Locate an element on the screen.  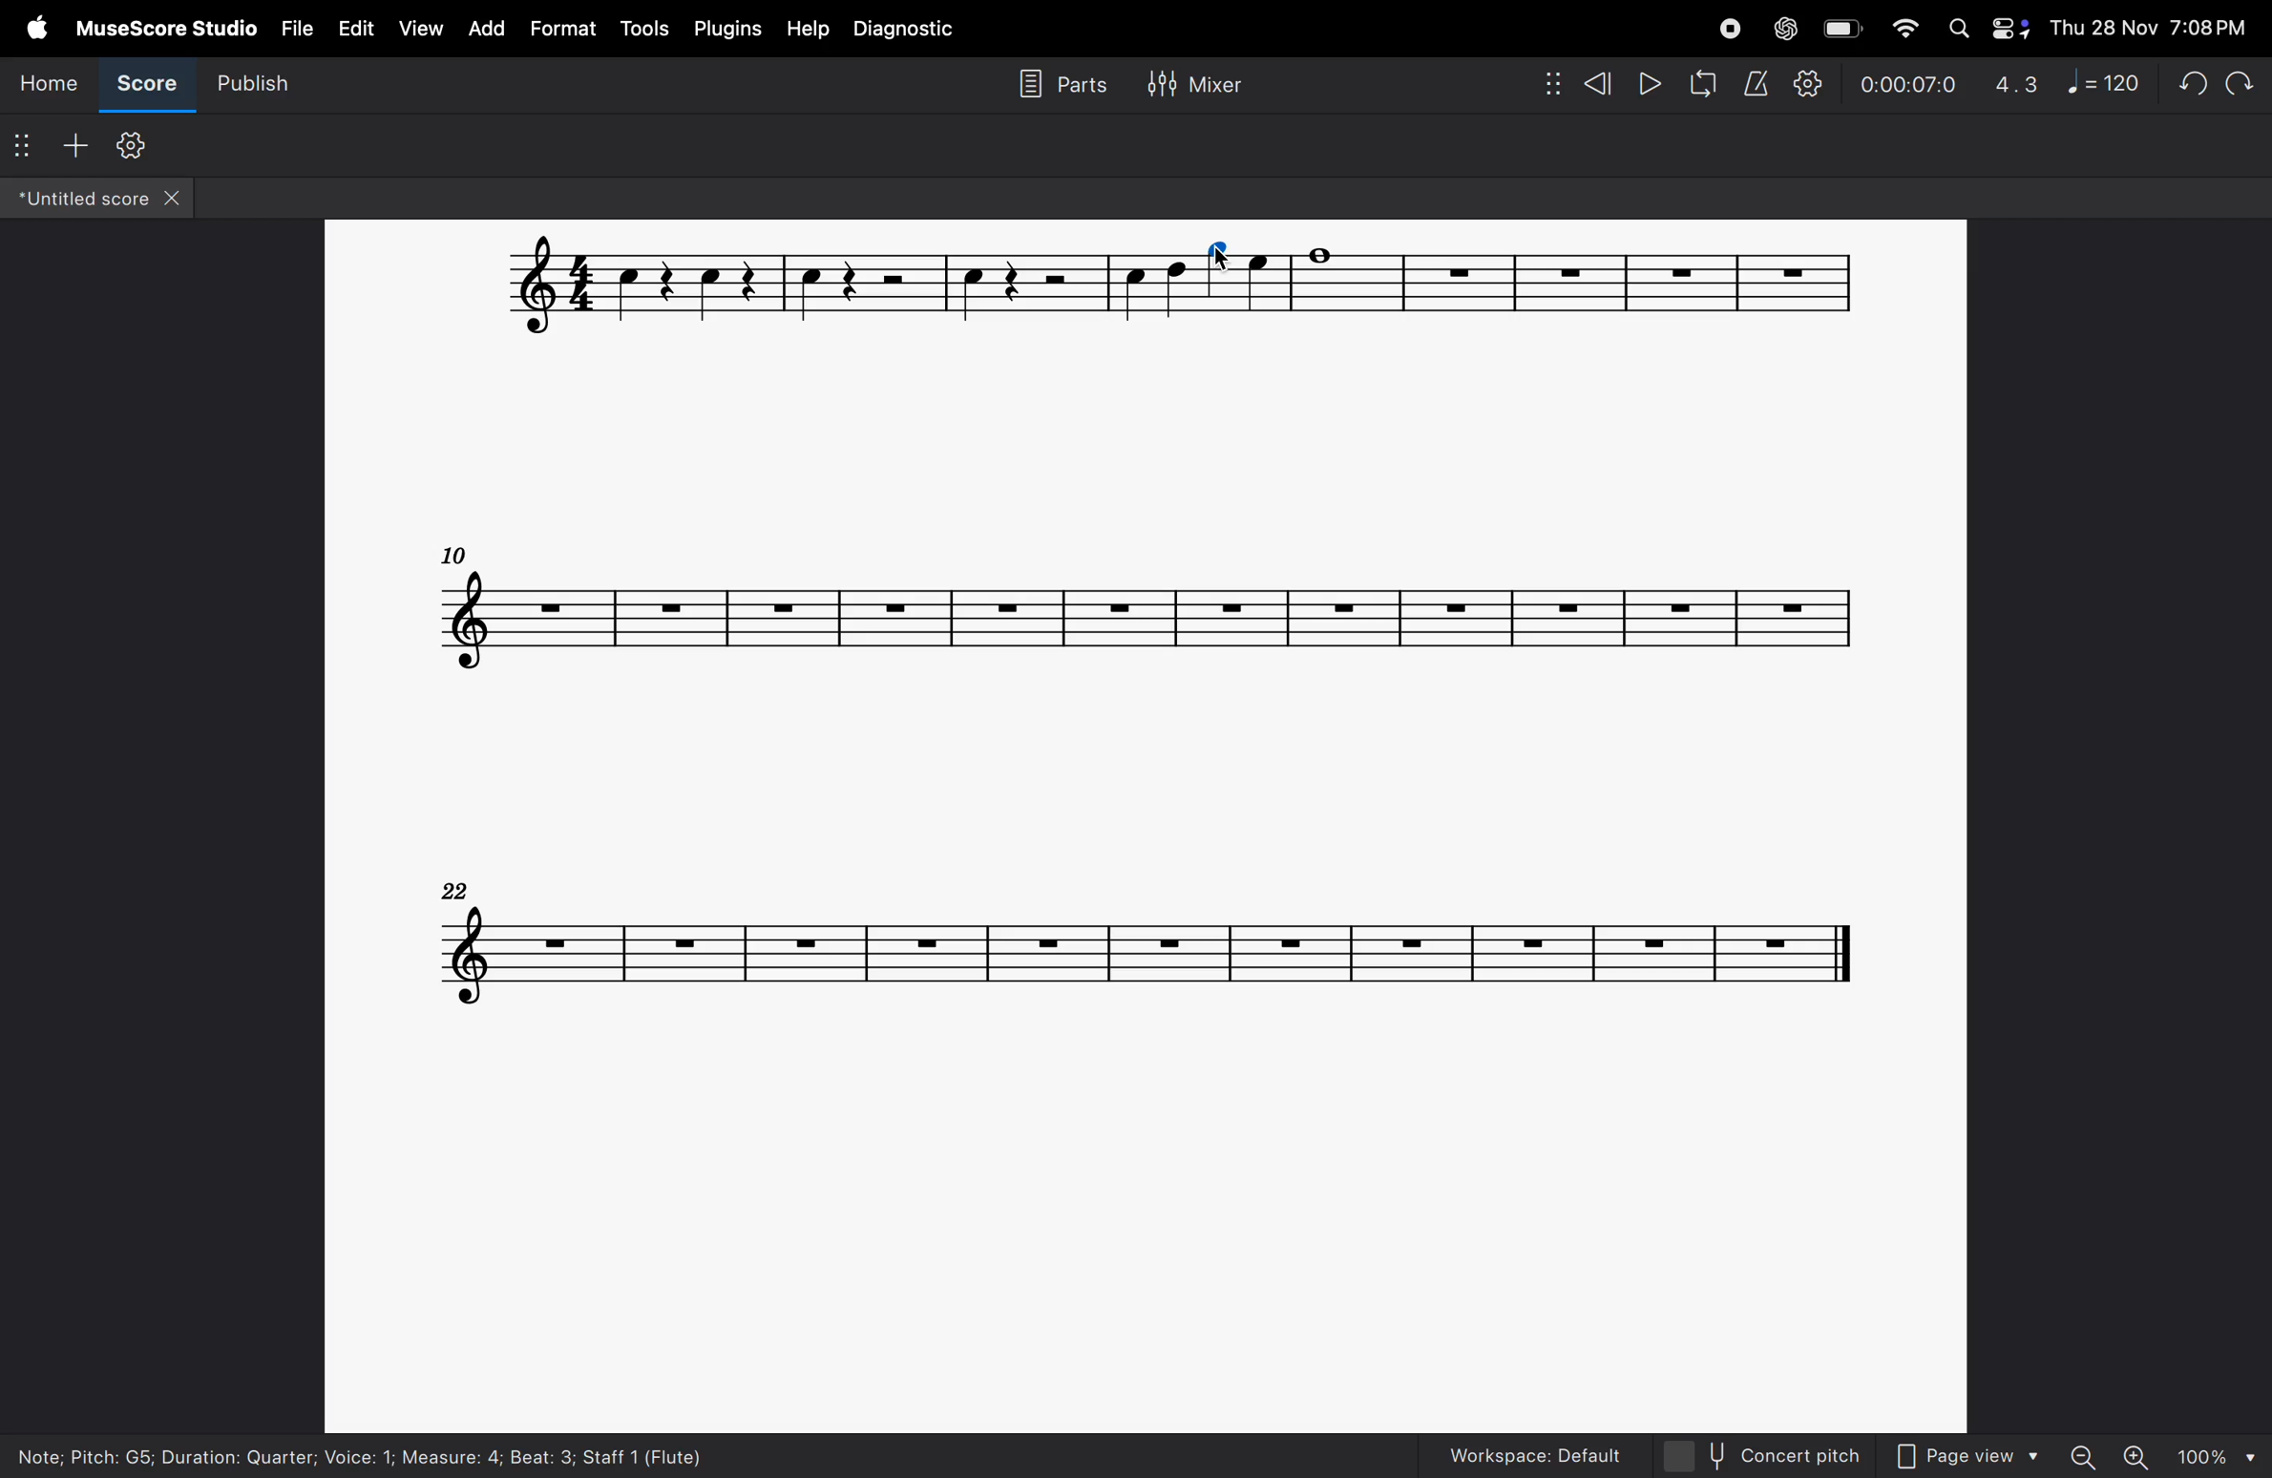
edit is located at coordinates (352, 30).